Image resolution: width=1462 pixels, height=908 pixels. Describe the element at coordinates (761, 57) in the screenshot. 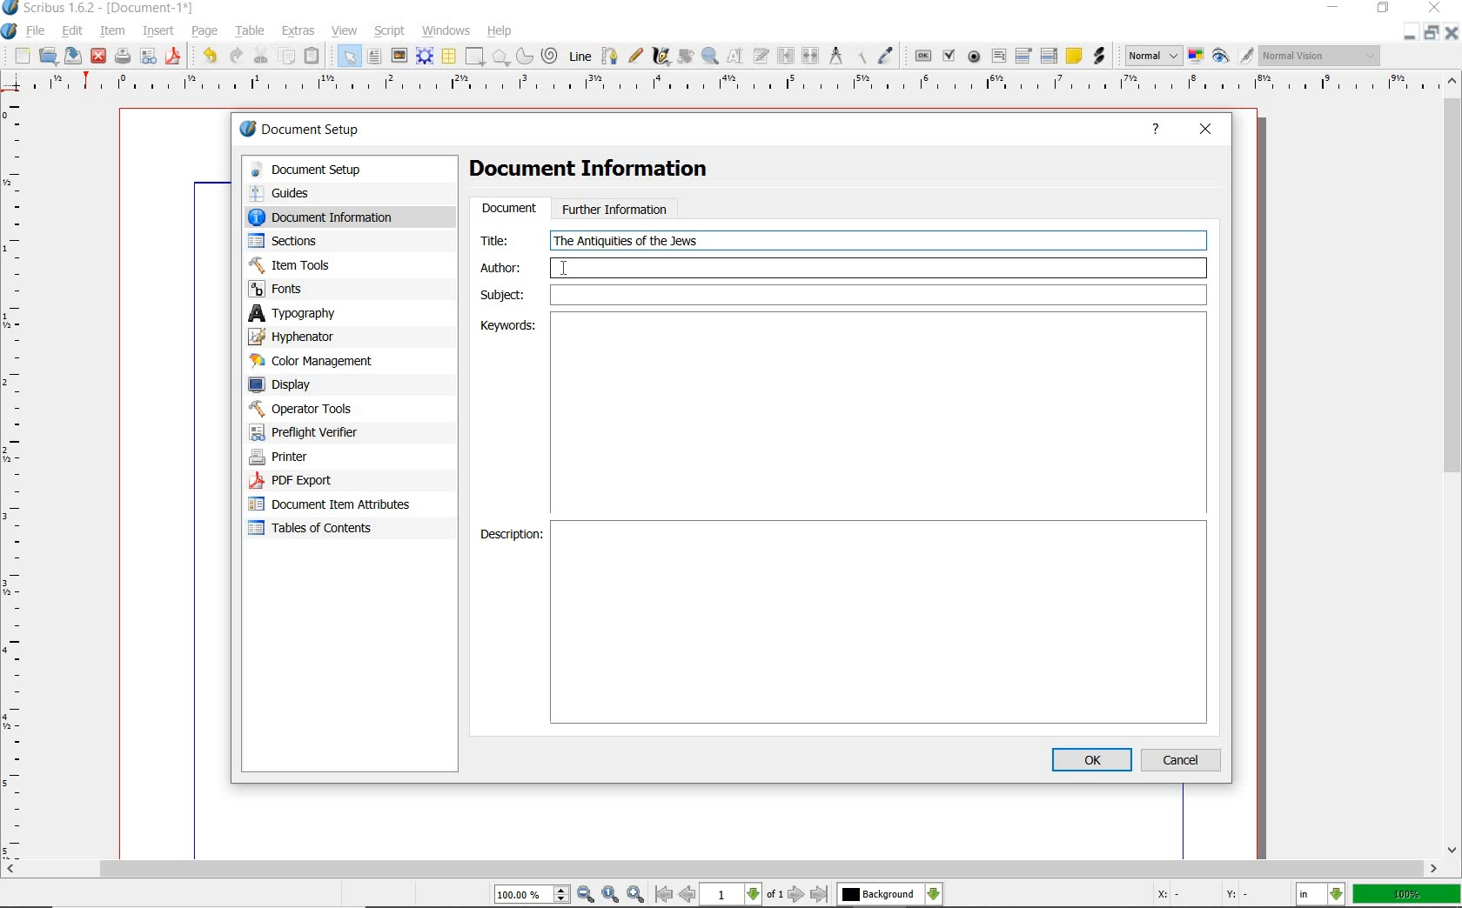

I see `edit text with story editor` at that location.